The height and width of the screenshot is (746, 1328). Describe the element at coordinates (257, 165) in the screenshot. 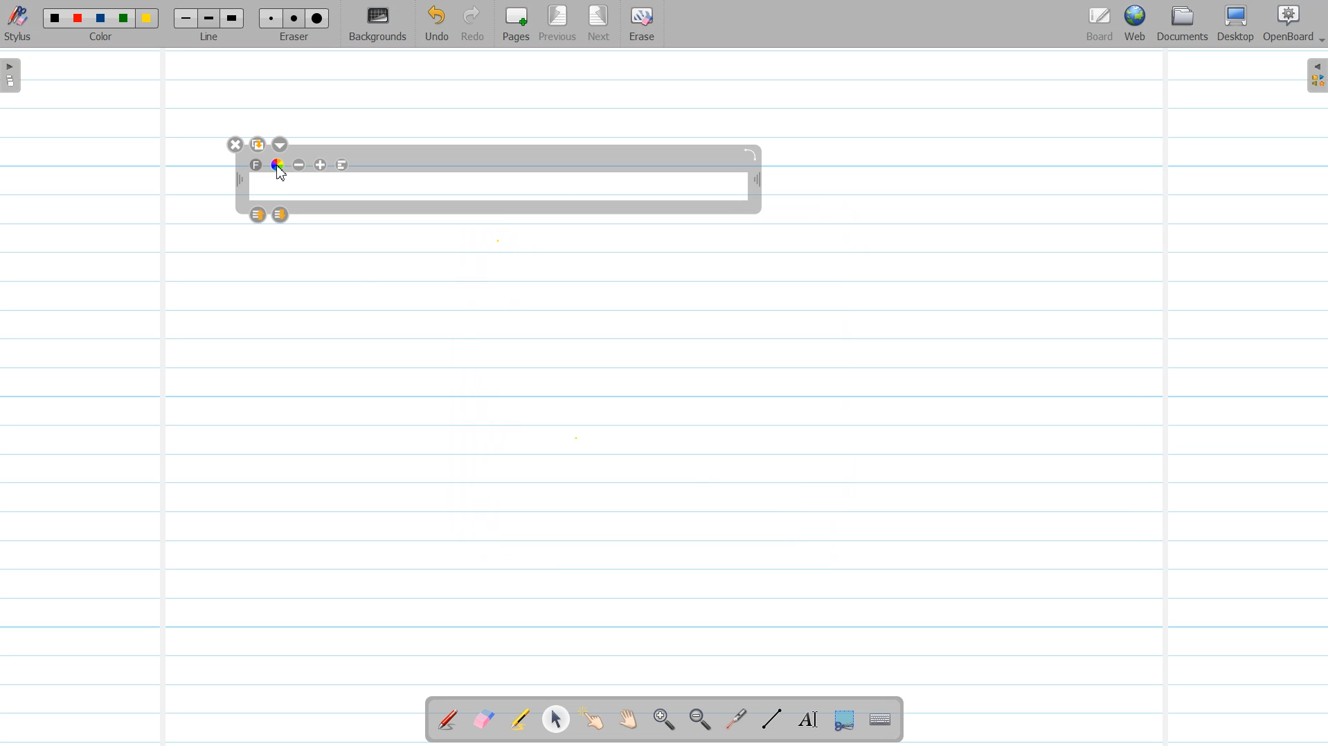

I see `Text Font ` at that location.